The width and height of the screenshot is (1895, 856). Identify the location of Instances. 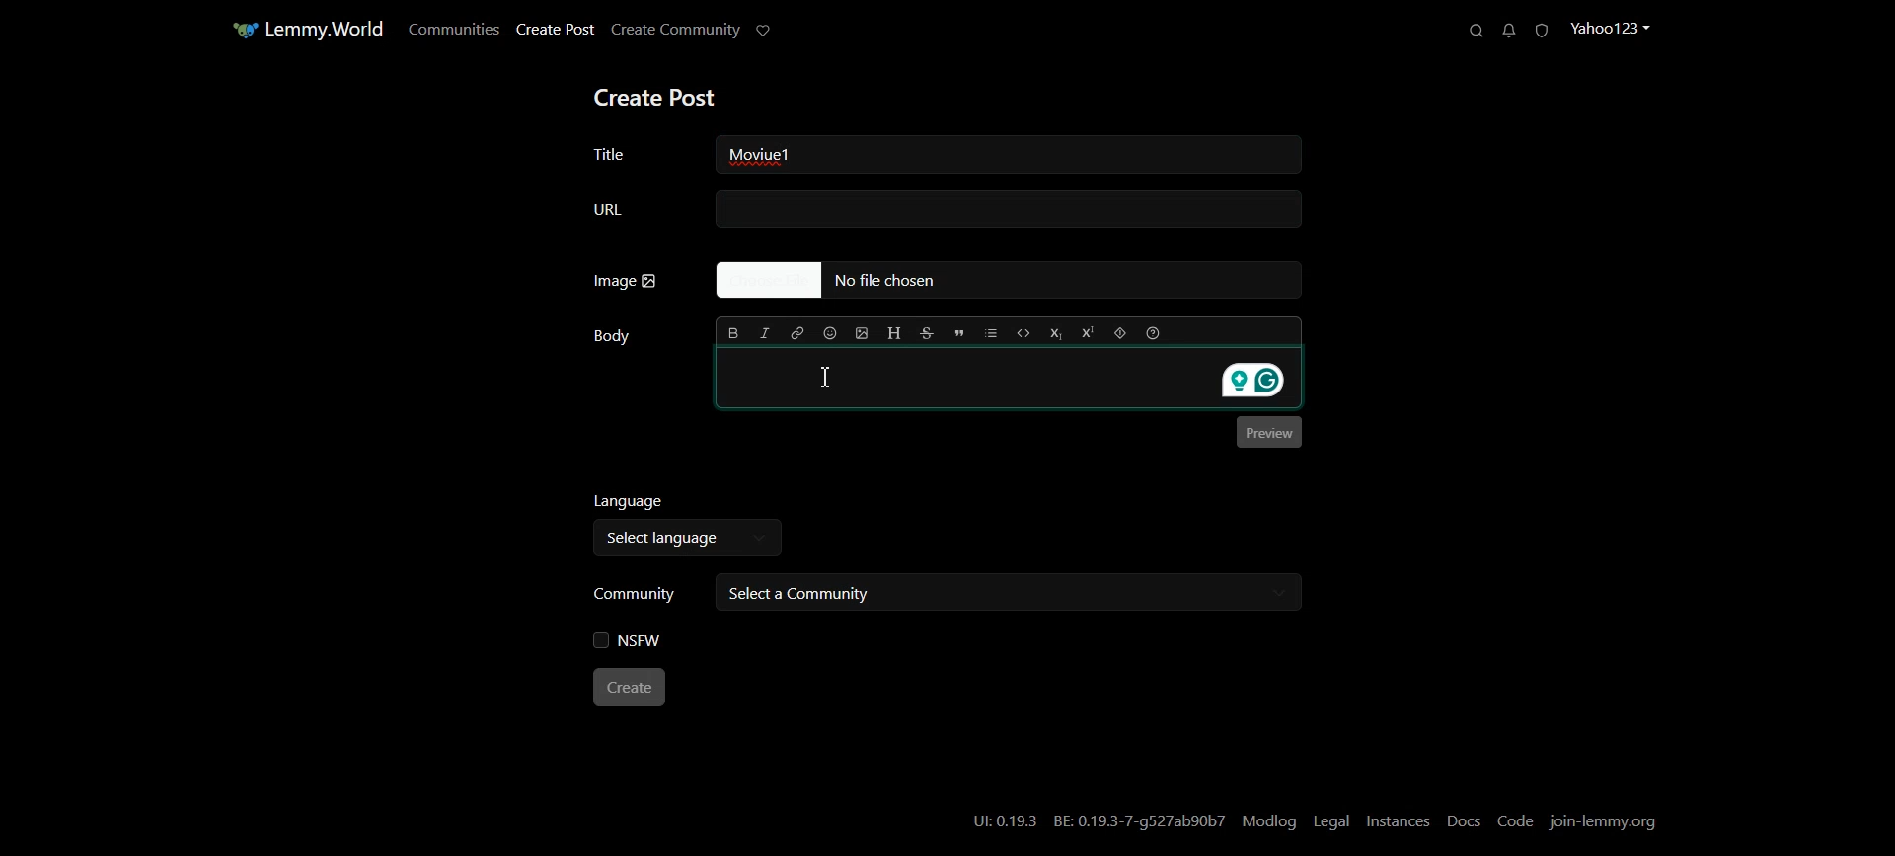
(1399, 821).